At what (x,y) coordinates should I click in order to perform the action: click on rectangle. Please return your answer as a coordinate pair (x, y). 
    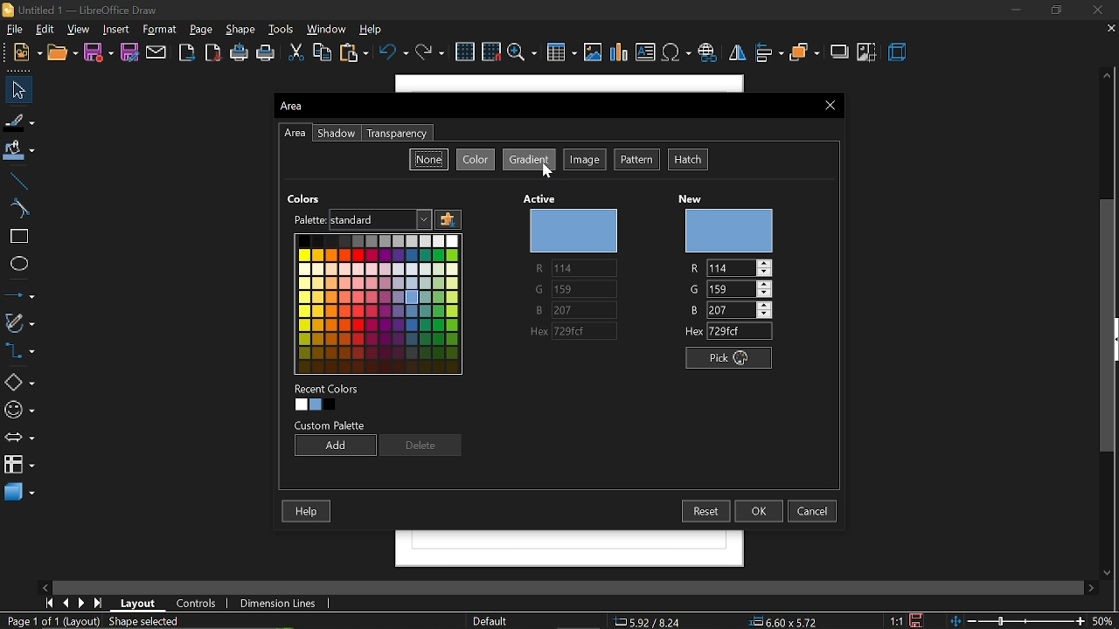
    Looking at the image, I should click on (17, 237).